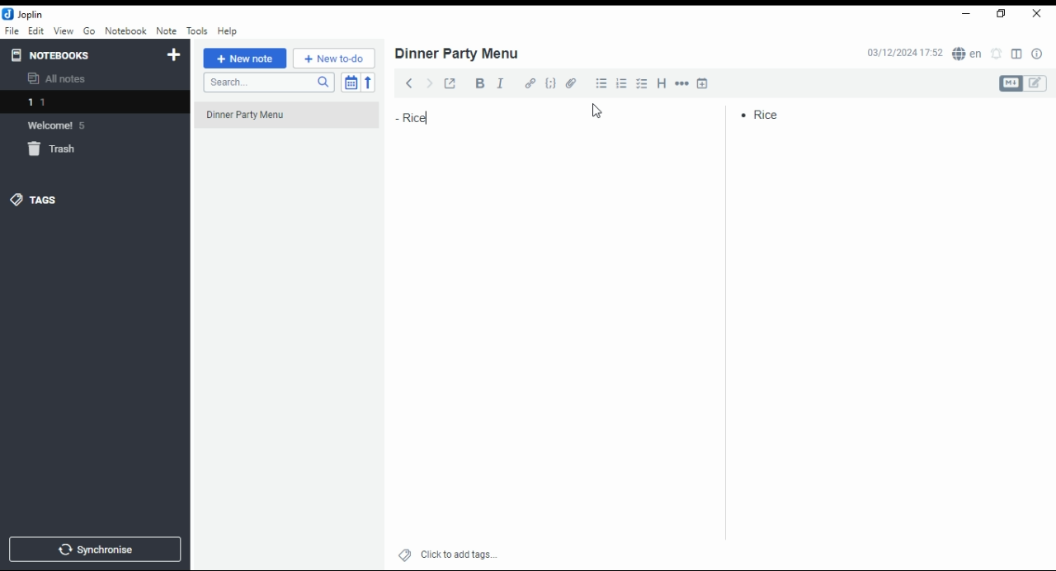  What do you see at coordinates (196, 30) in the screenshot?
I see `tools` at bounding box center [196, 30].